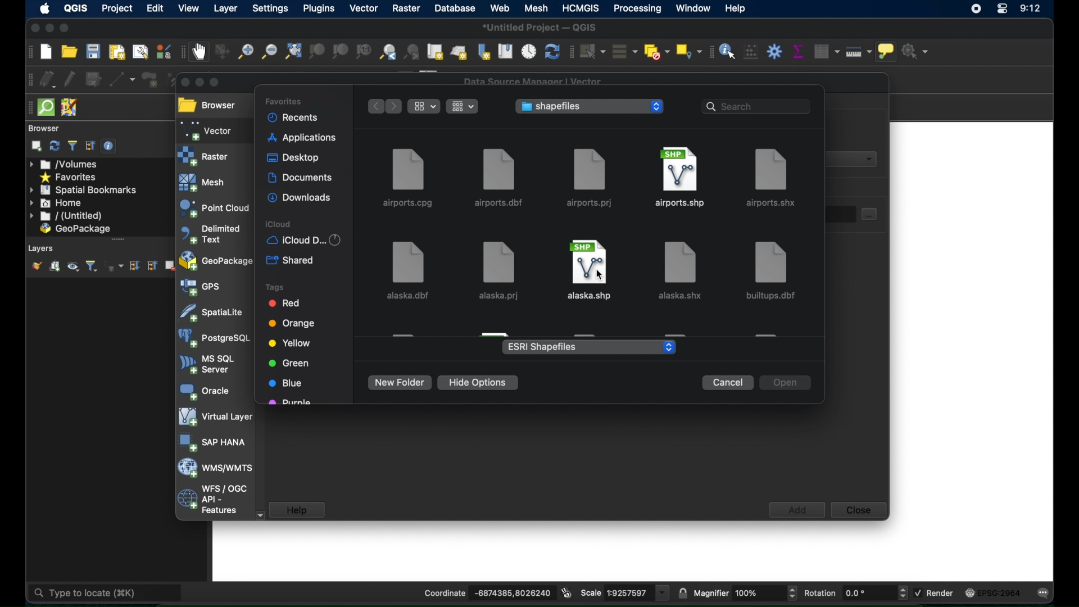 The width and height of the screenshot is (1079, 607). What do you see at coordinates (76, 229) in the screenshot?
I see `geopackage` at bounding box center [76, 229].